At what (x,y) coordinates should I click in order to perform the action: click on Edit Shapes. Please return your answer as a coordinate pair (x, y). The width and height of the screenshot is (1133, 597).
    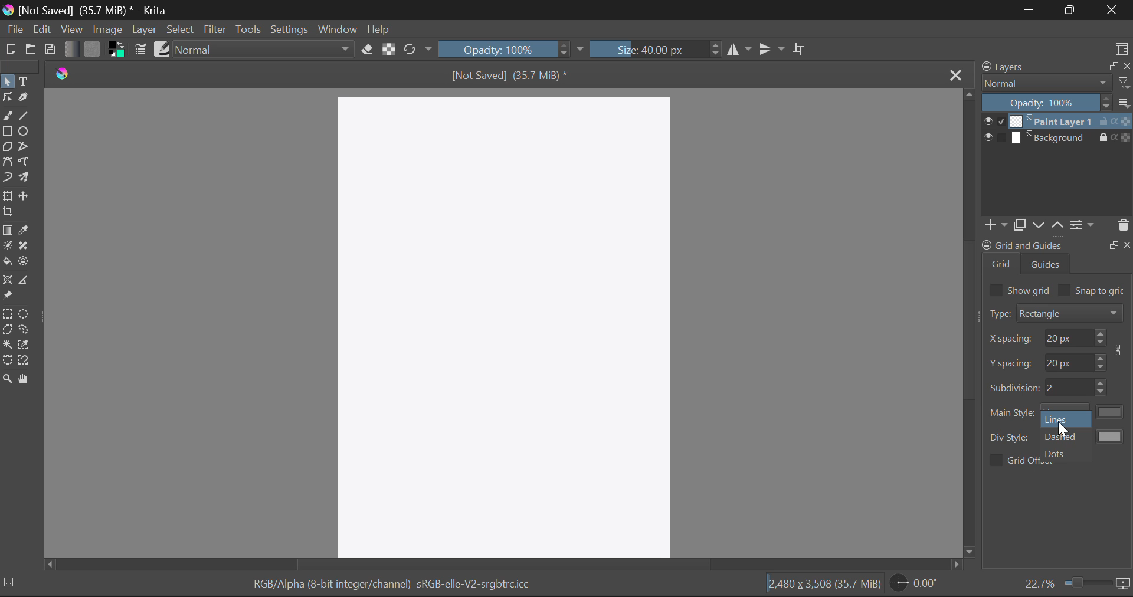
    Looking at the image, I should click on (7, 99).